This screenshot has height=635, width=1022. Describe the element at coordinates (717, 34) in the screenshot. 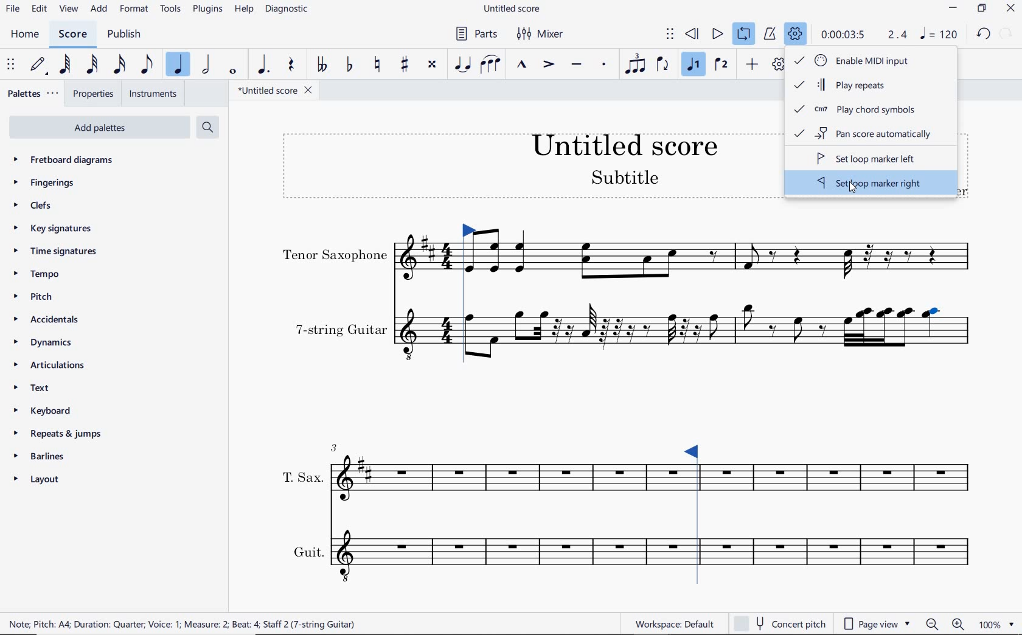

I see `PLAY` at that location.